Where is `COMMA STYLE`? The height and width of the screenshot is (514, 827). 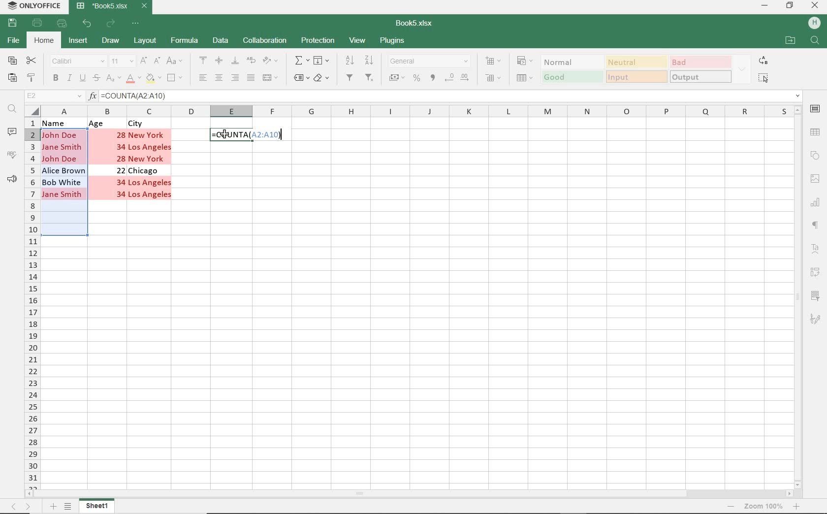
COMMA STYLE is located at coordinates (433, 77).